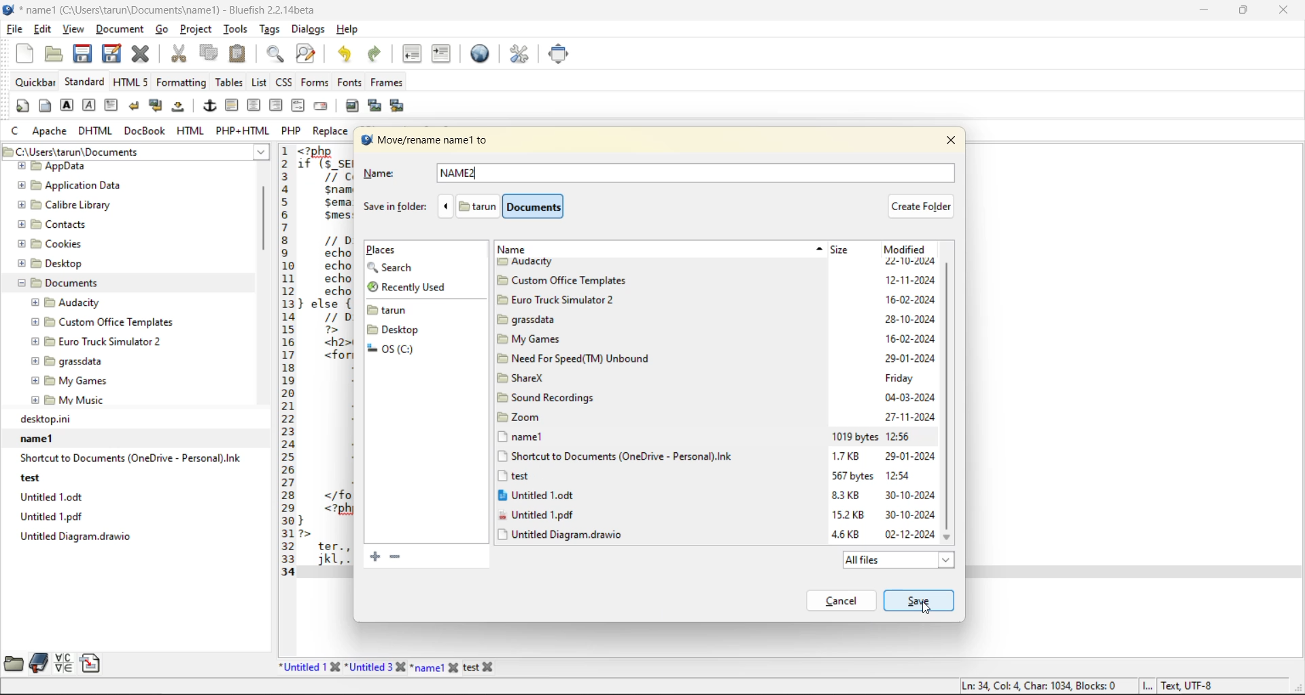 This screenshot has height=695, width=1305. Describe the element at coordinates (230, 106) in the screenshot. I see `horizontal rule` at that location.